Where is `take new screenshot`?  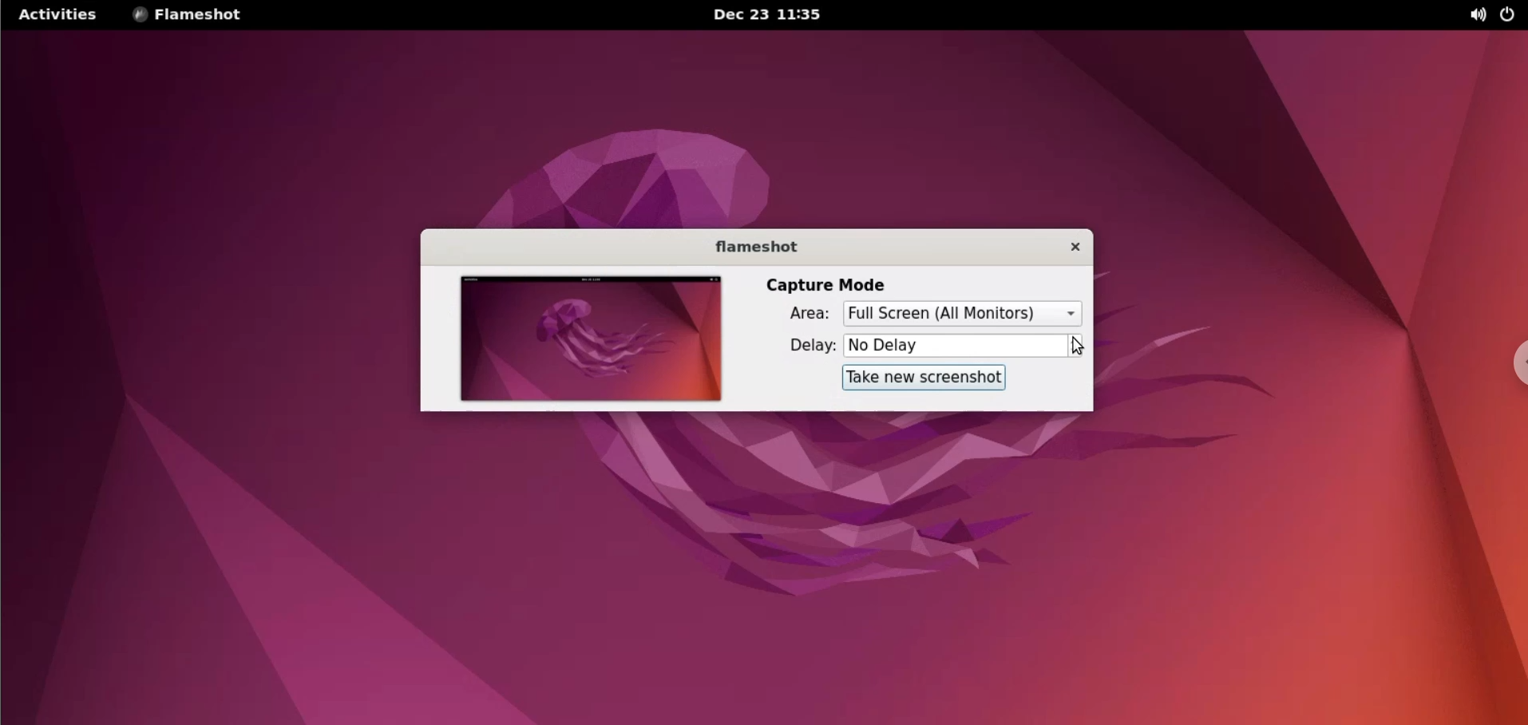
take new screenshot is located at coordinates (927, 377).